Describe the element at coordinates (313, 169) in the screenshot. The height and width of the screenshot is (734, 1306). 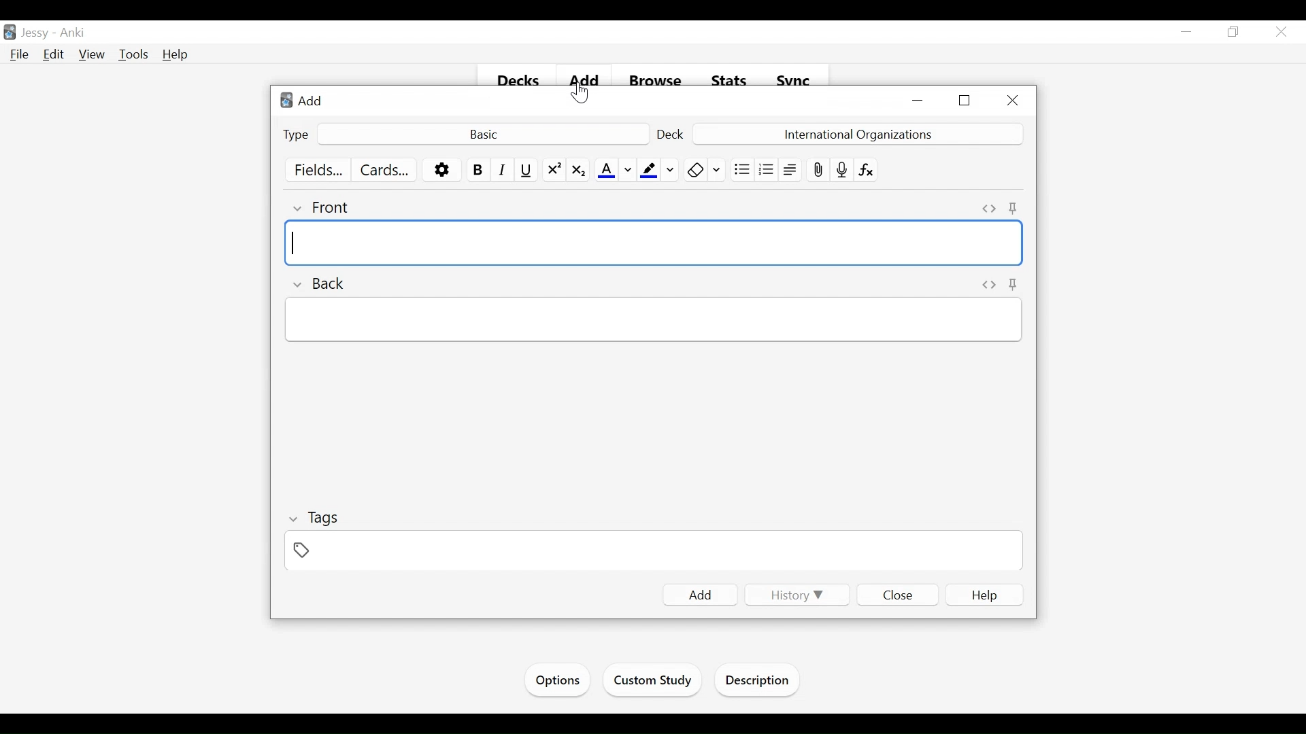
I see `Fields` at that location.